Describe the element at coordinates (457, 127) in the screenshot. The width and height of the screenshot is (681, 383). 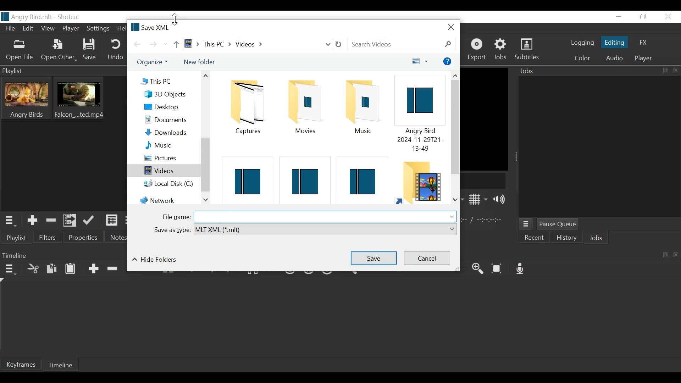
I see `Vertical Scroll up` at that location.